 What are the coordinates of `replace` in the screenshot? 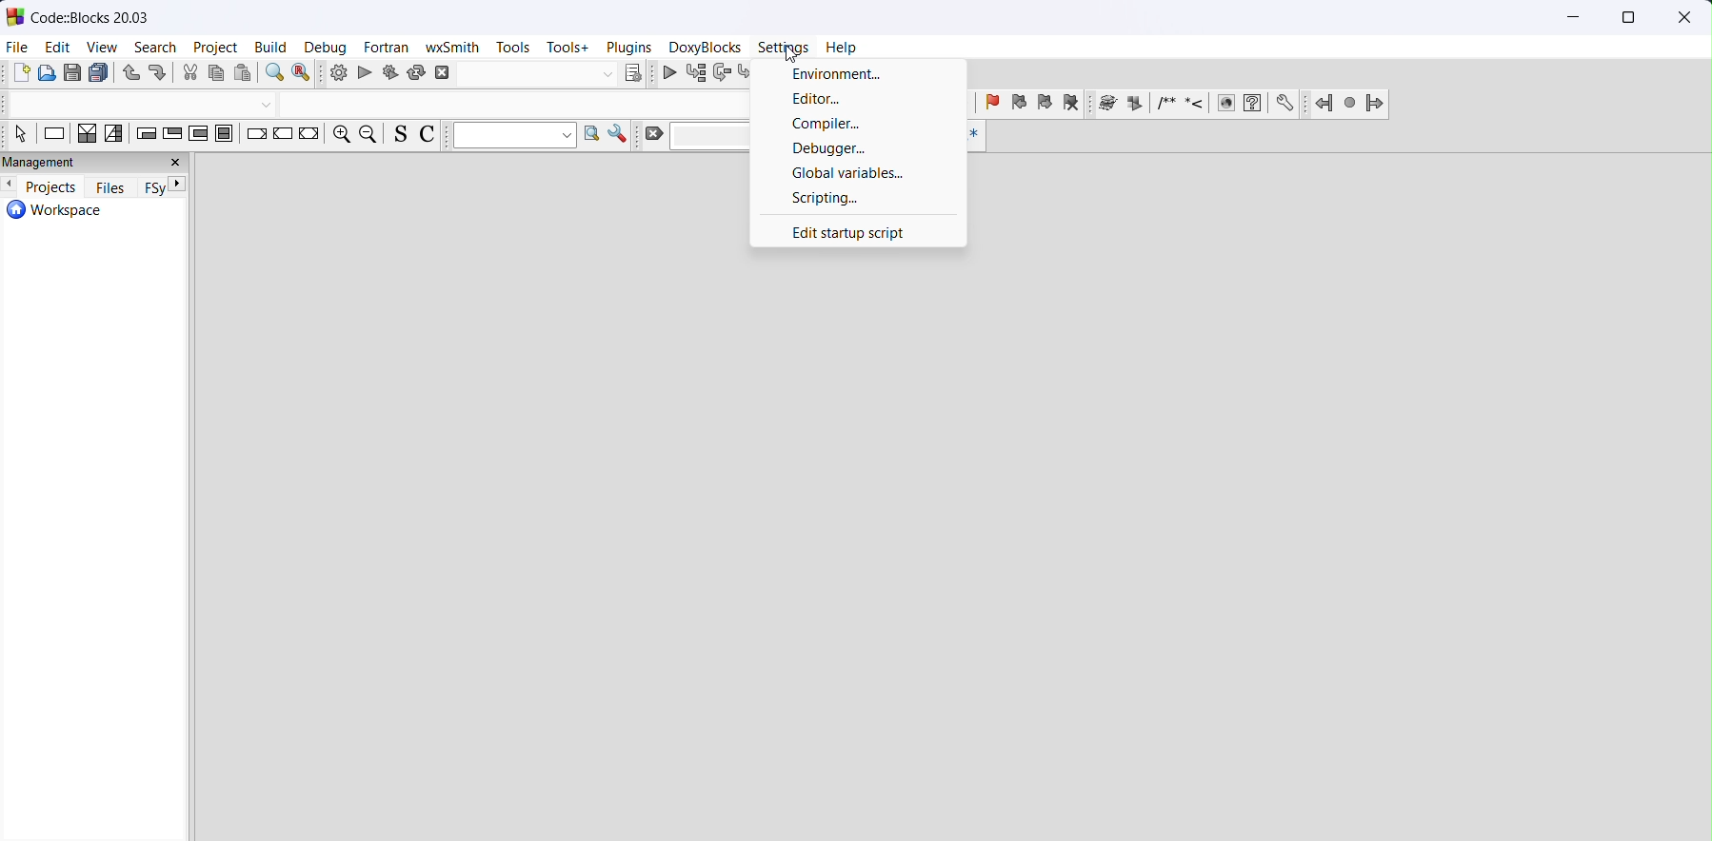 It's located at (304, 74).